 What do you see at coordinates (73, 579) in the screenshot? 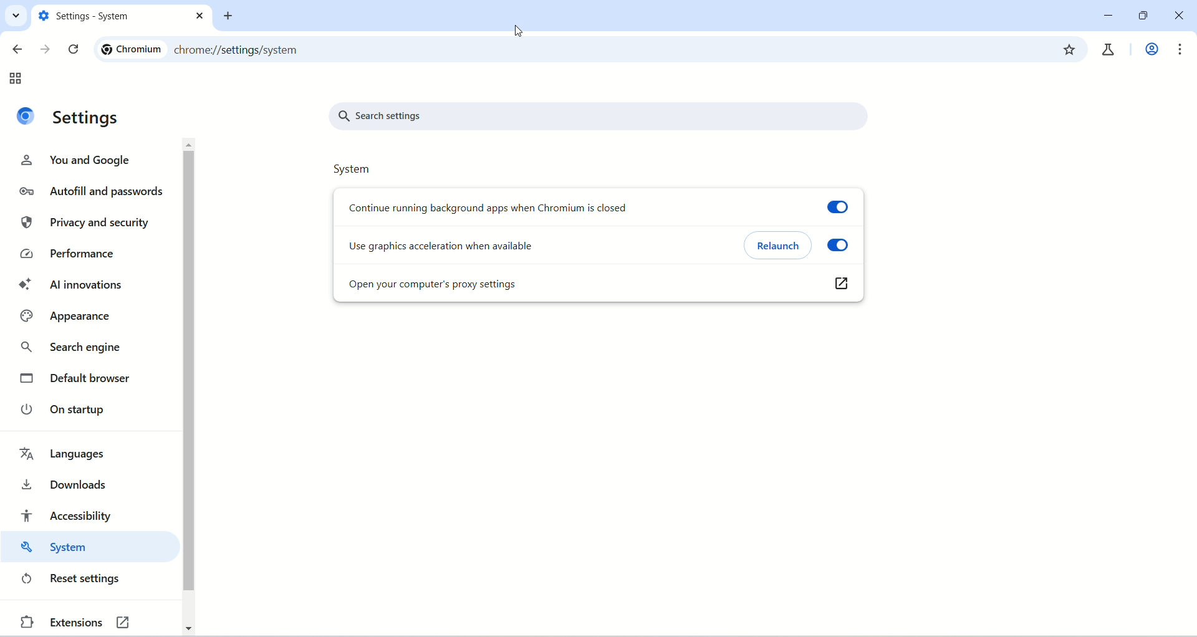
I see `reset settings` at bounding box center [73, 579].